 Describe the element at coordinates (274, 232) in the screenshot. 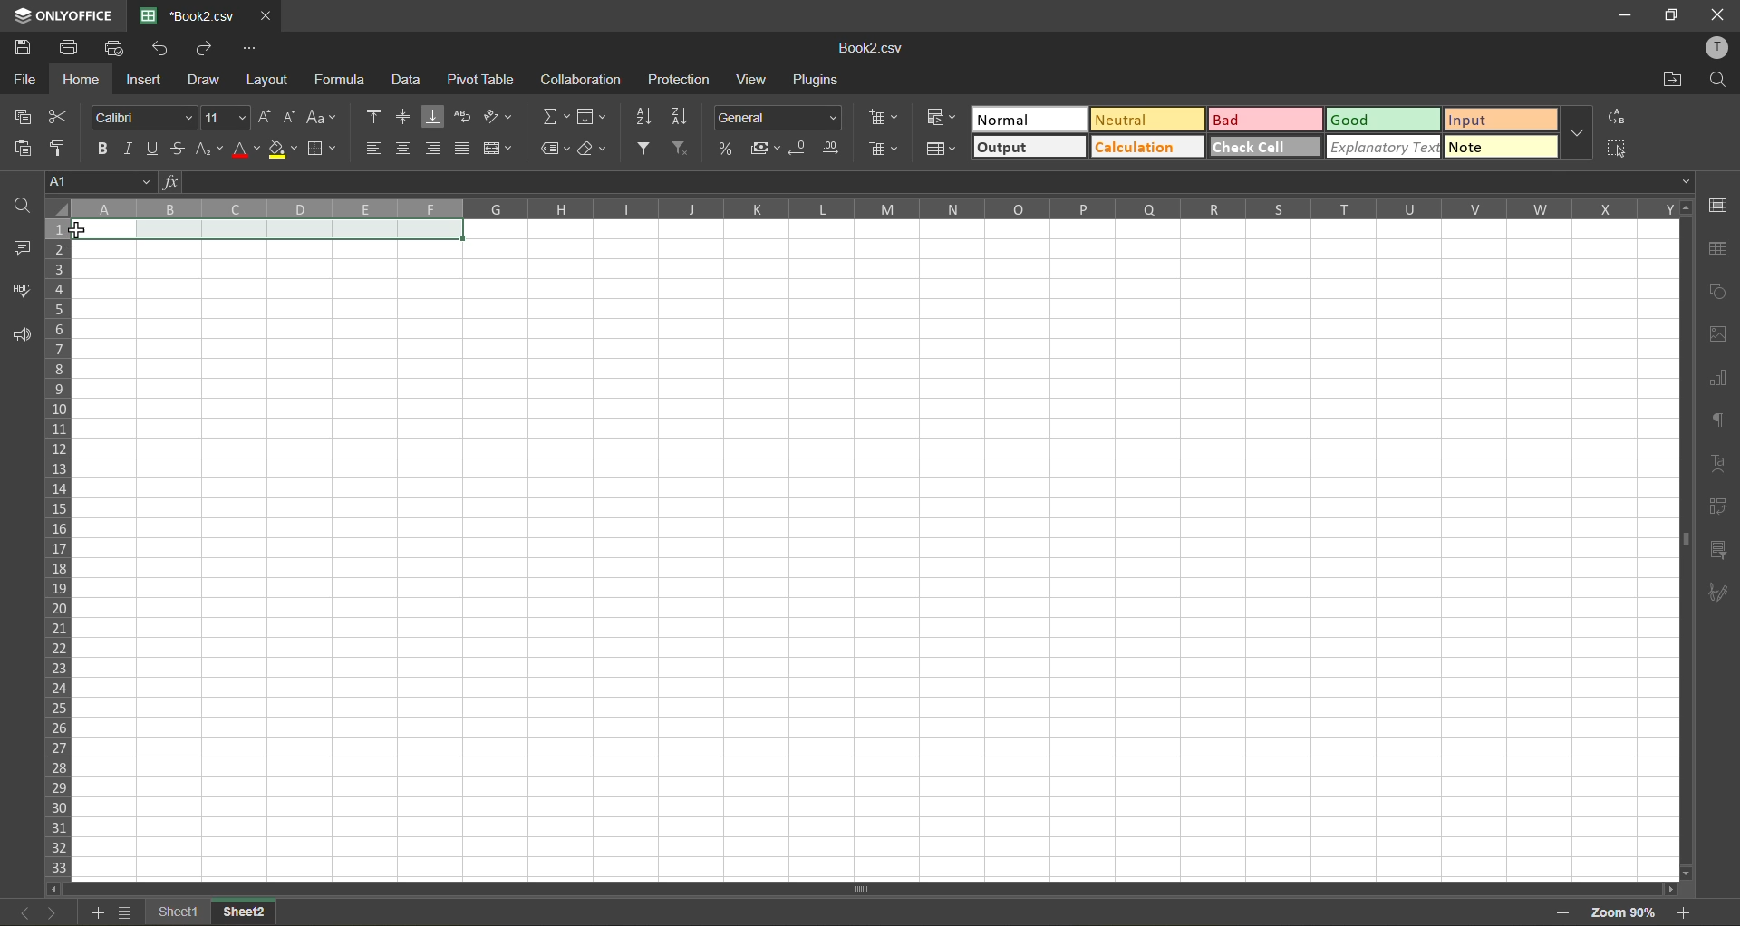

I see `current cell` at that location.